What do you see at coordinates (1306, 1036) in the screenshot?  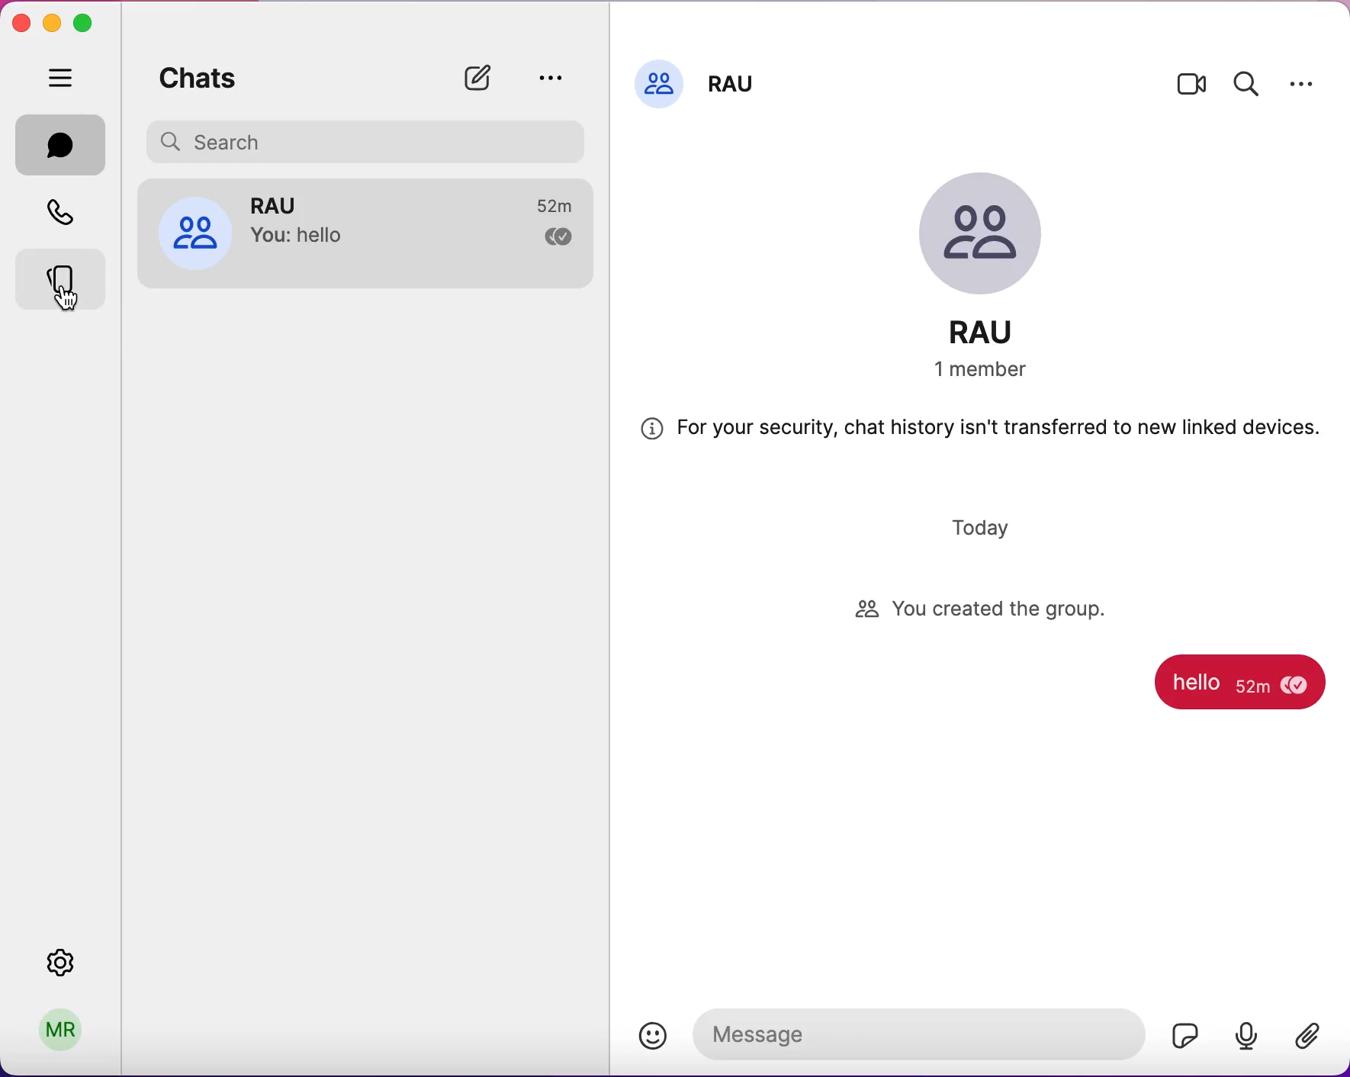 I see `attach` at bounding box center [1306, 1036].